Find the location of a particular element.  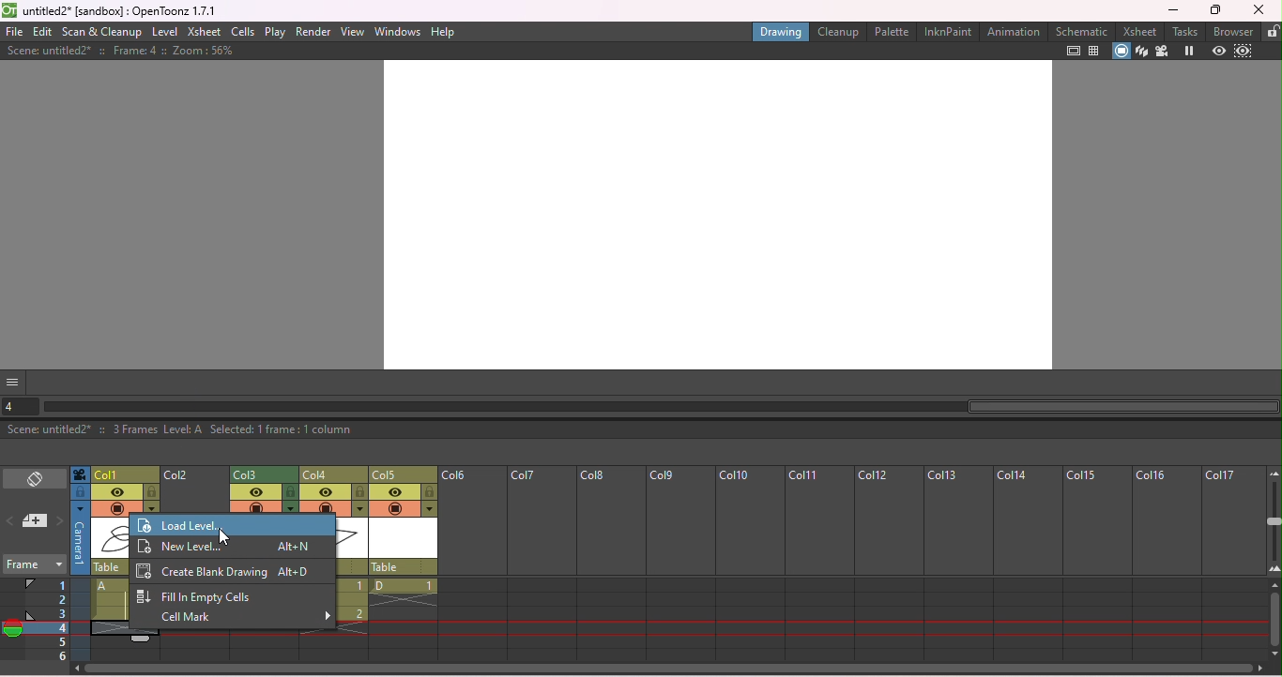

Cleanup is located at coordinates (841, 31).